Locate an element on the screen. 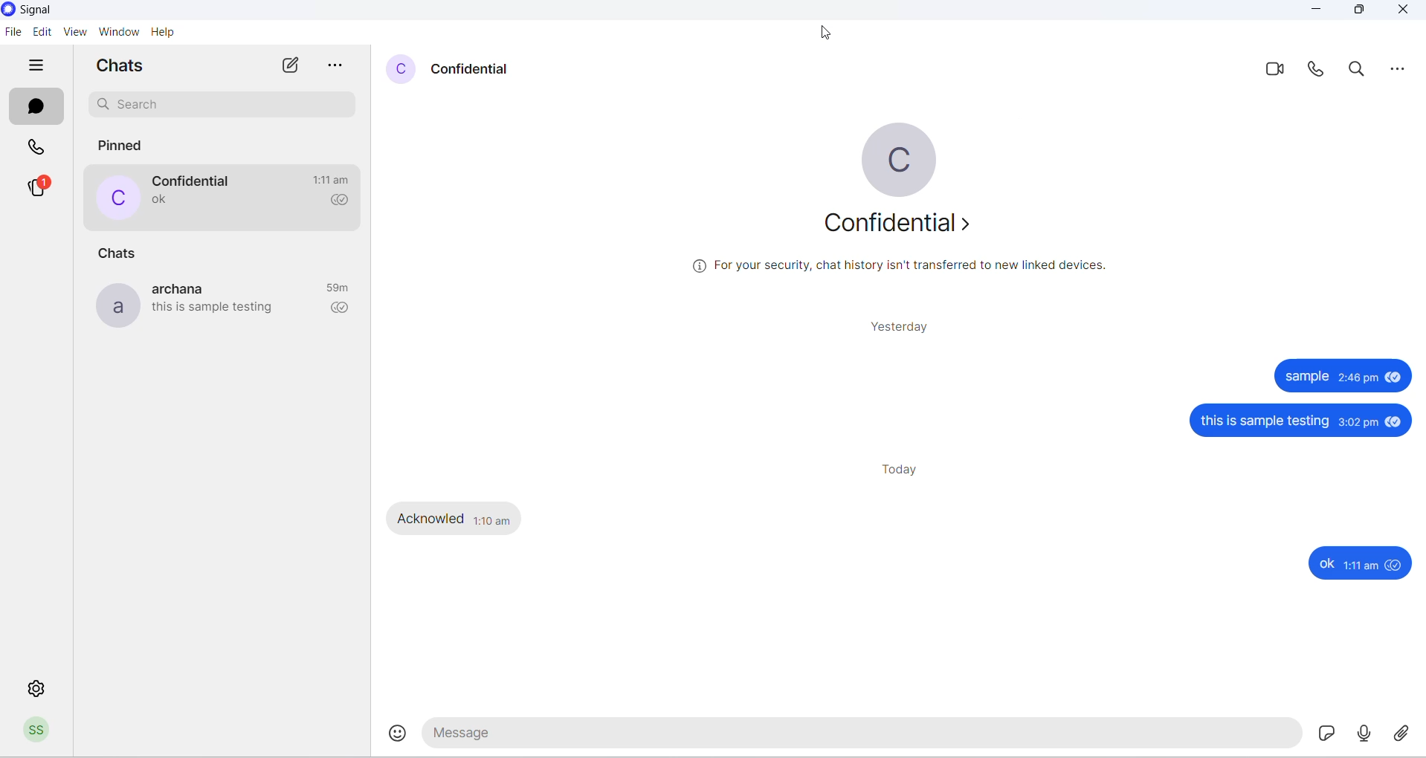 The image size is (1426, 758). sticker is located at coordinates (1324, 735).